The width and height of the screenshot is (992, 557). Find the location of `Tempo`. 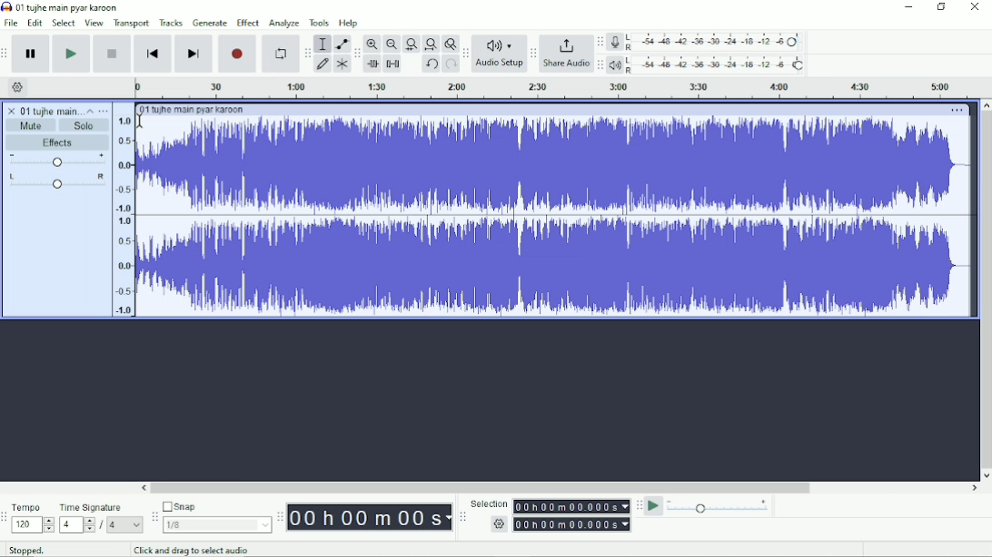

Tempo is located at coordinates (28, 506).